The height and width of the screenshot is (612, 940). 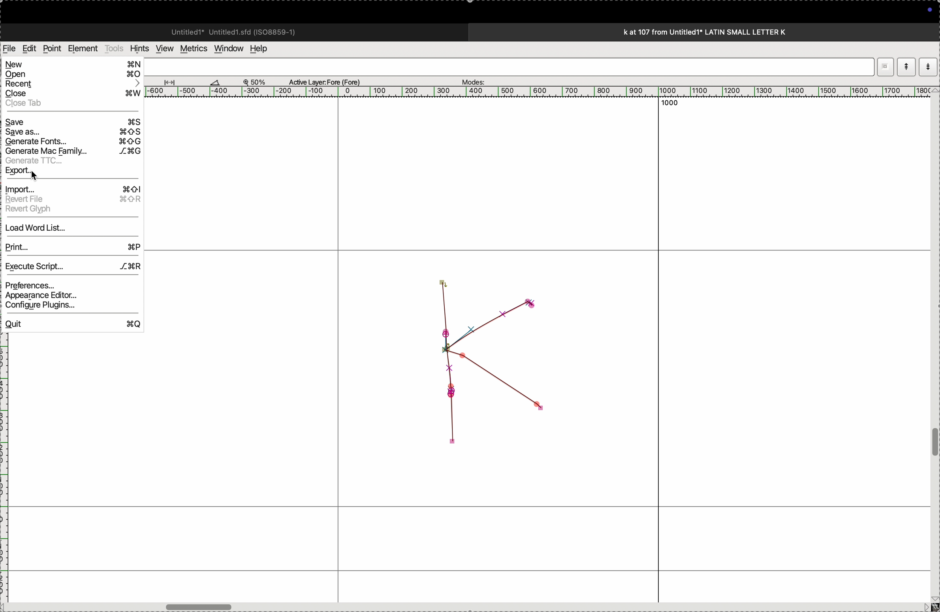 I want to click on untitled std, so click(x=237, y=31).